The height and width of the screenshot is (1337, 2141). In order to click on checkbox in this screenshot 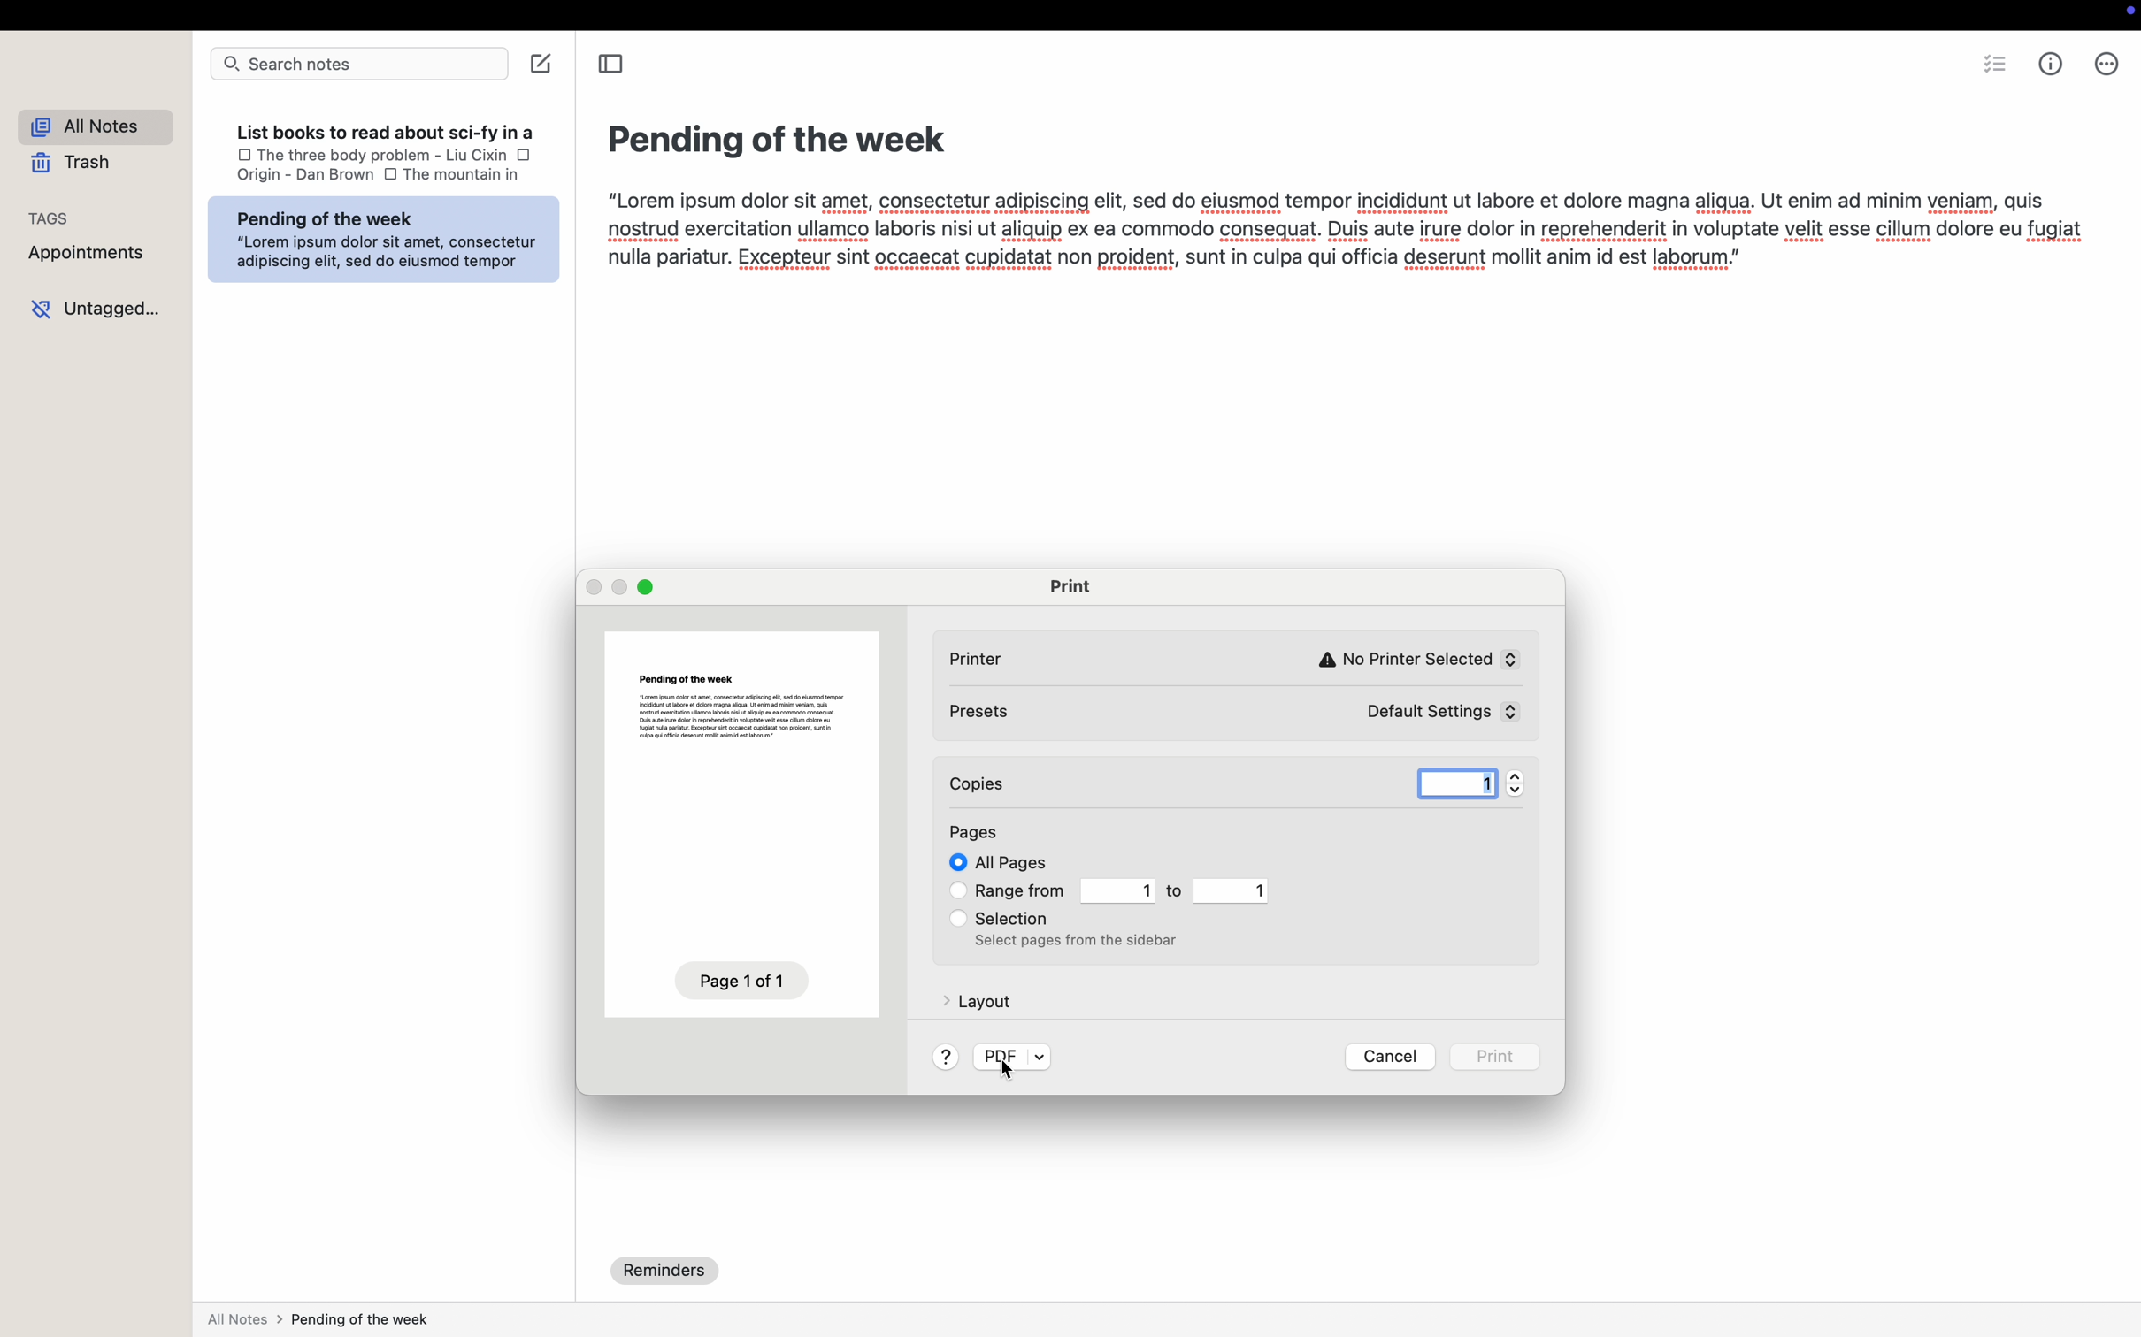, I will do `click(955, 892)`.